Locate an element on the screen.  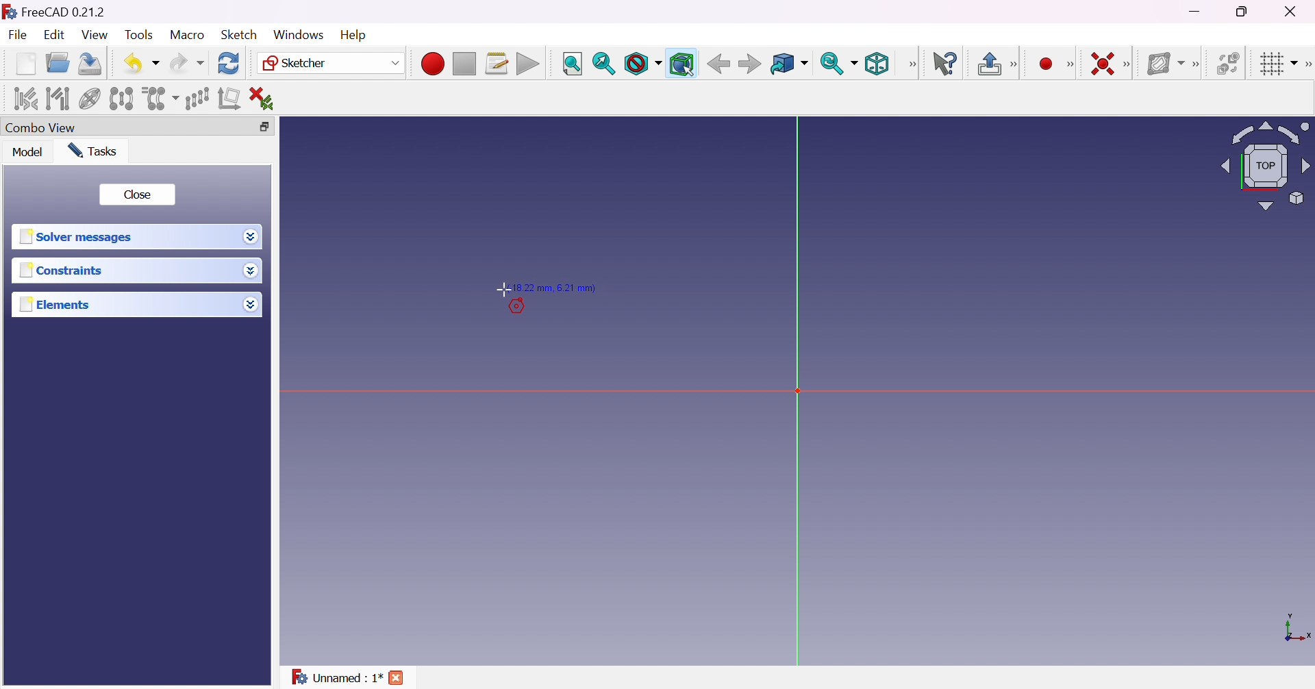
Symmetry is located at coordinates (122, 99).